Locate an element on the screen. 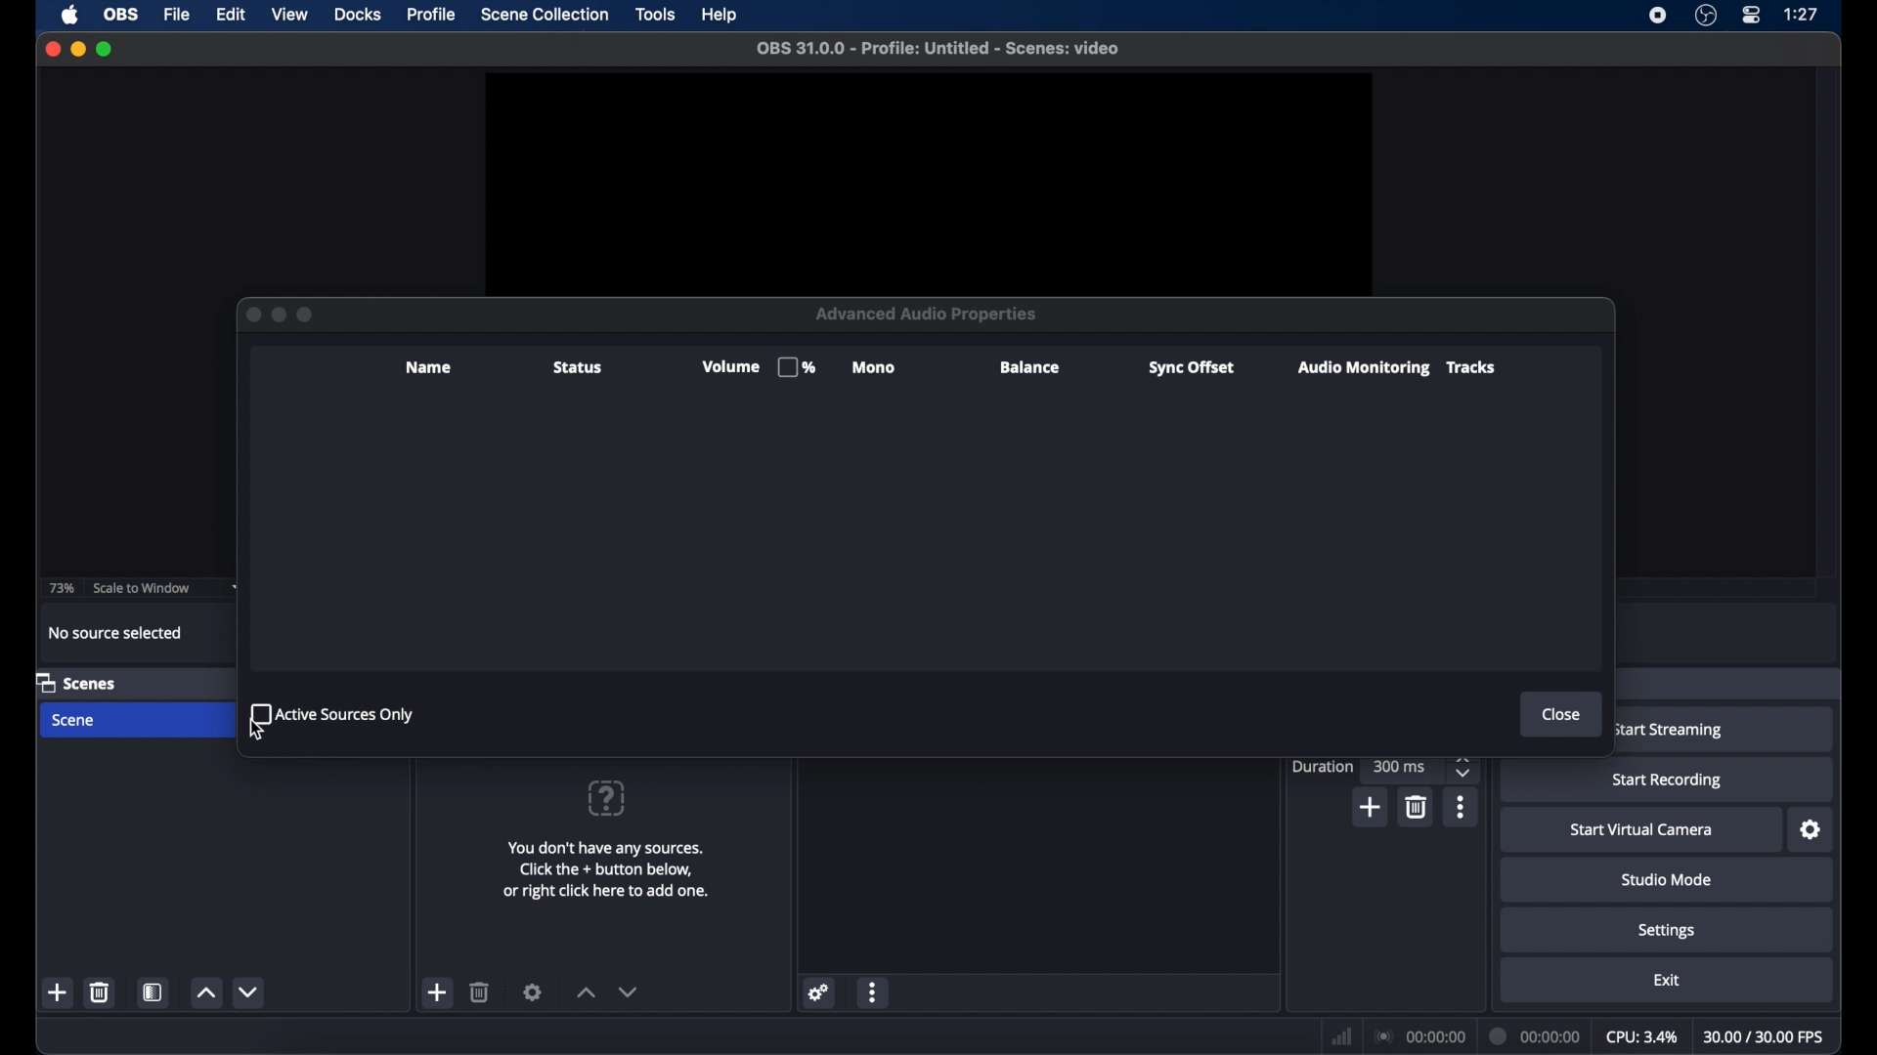 The width and height of the screenshot is (1877, 1055). settings is located at coordinates (1668, 932).